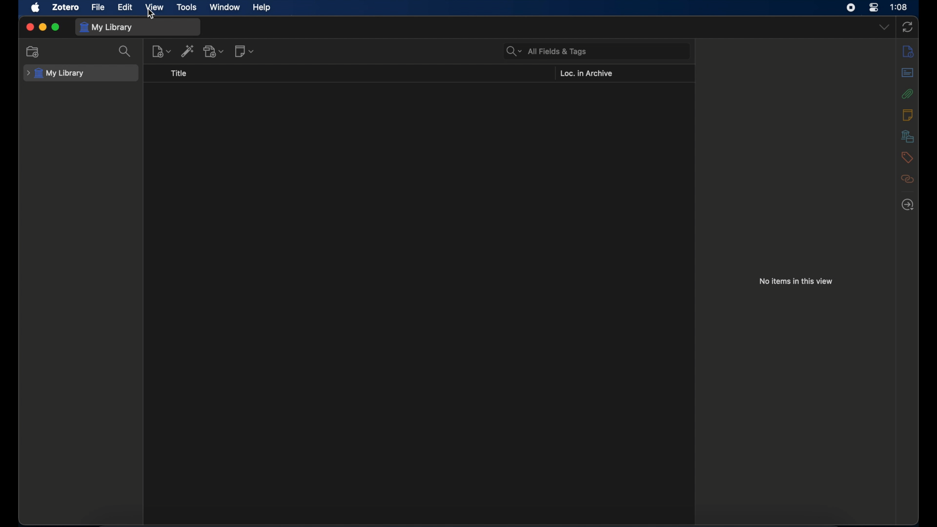 The width and height of the screenshot is (937, 527). Describe the element at coordinates (180, 74) in the screenshot. I see `title` at that location.